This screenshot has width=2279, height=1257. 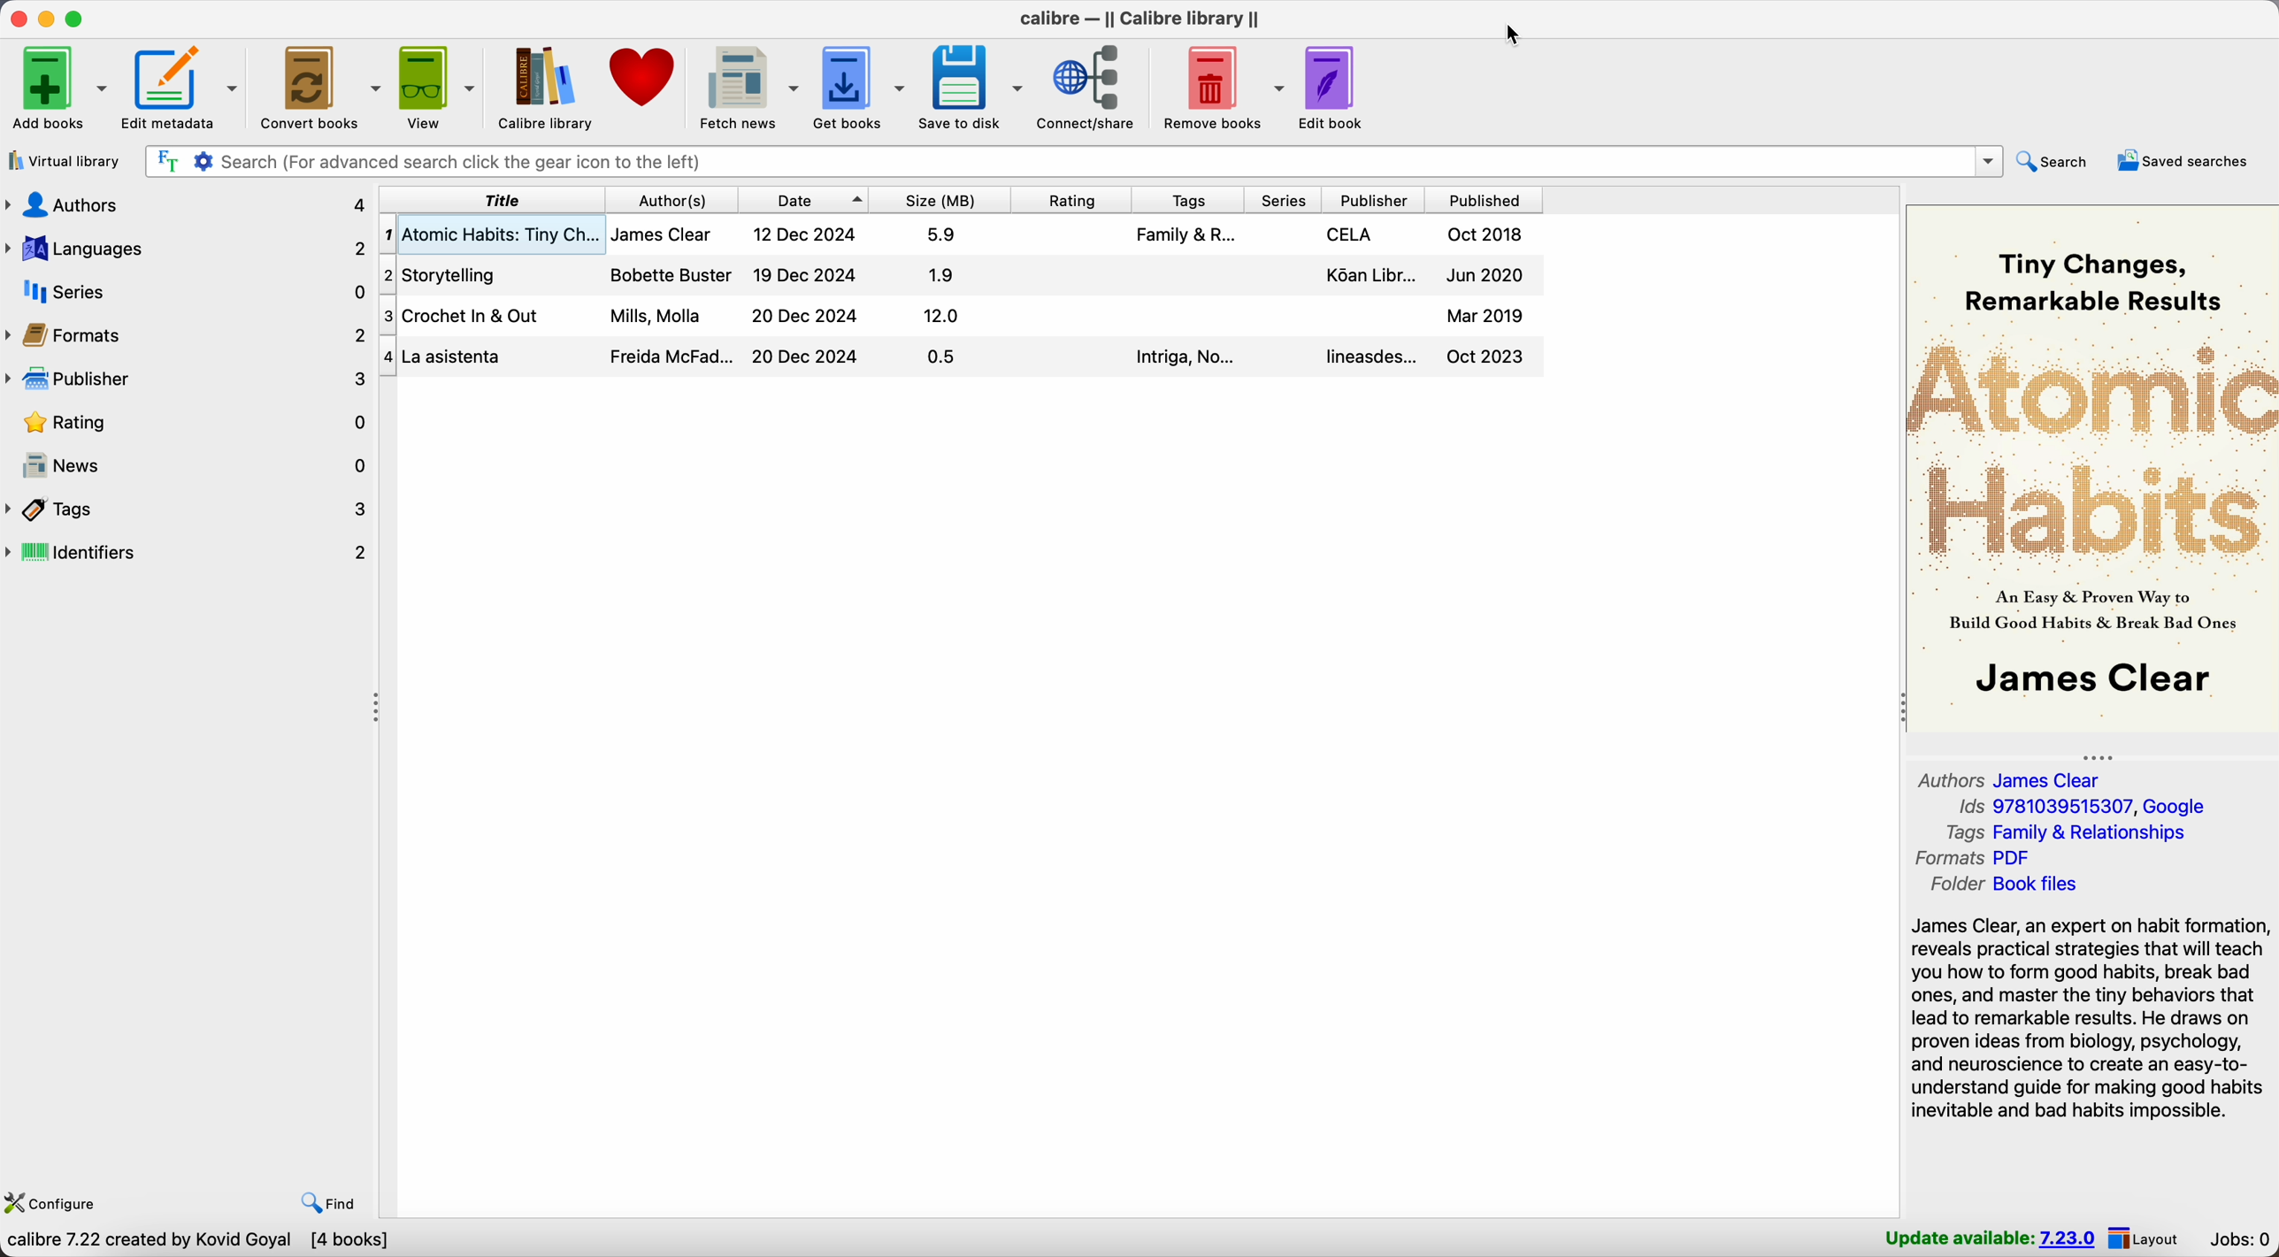 I want to click on series, so click(x=188, y=291).